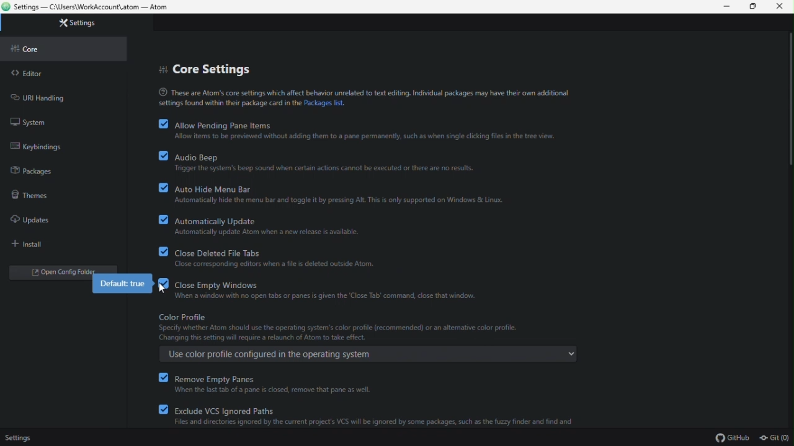 This screenshot has height=446, width=794. Describe the element at coordinates (48, 97) in the screenshot. I see `URL handling` at that location.